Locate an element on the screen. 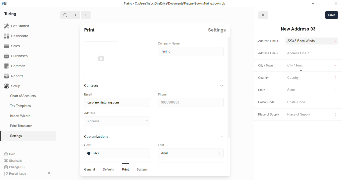 This screenshot has height=180, width=342. email is located at coordinates (88, 94).